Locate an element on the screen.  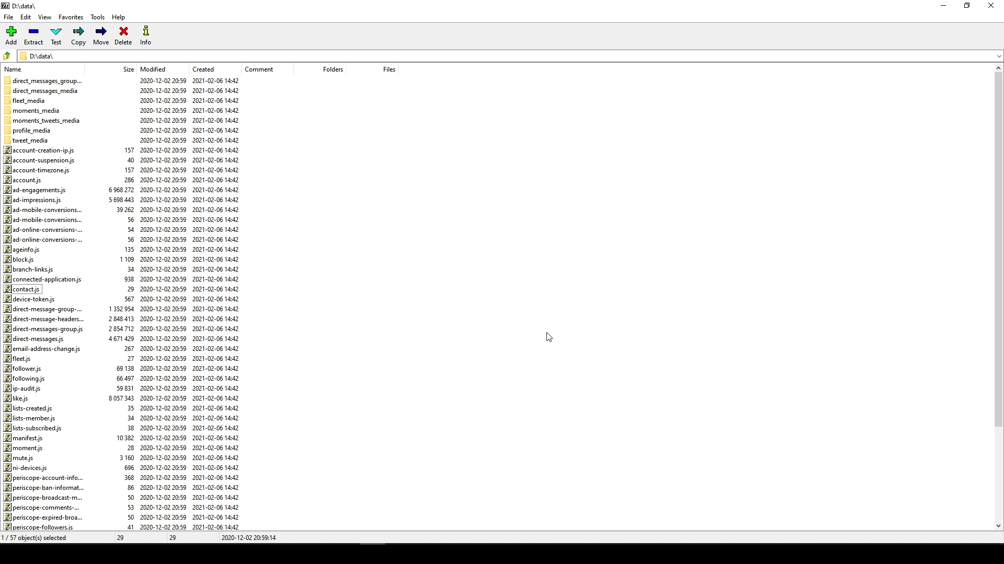
direct-messages-group.js is located at coordinates (44, 330).